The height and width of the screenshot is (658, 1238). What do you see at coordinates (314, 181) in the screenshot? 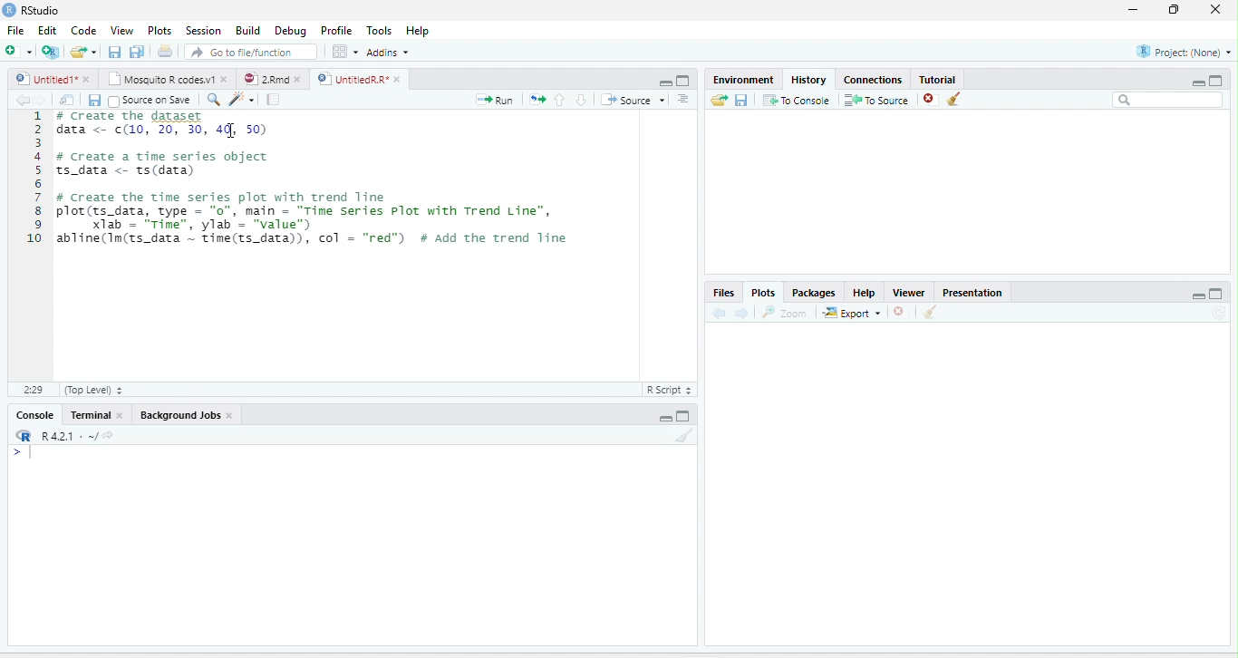
I see `# Create the gataset

data <- (10, 20, 30, 4], 50)

# create a time series object

ts_data <- ts(data)

# create the time series plot with trend line

plot(ts_data, type = “0”, main = "Time series Plot with Trend Line",
X1ab - “rime”, ylab'= “value")

abline(Im(ts_data ~ time(ts_data)), col = "red”) # Add the trend line` at bounding box center [314, 181].